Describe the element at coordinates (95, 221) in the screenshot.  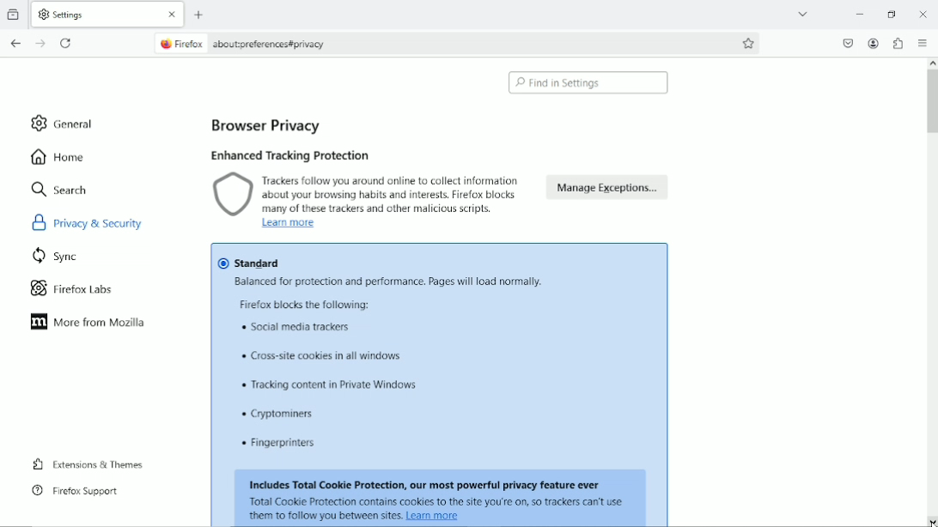
I see `privacy & security` at that location.